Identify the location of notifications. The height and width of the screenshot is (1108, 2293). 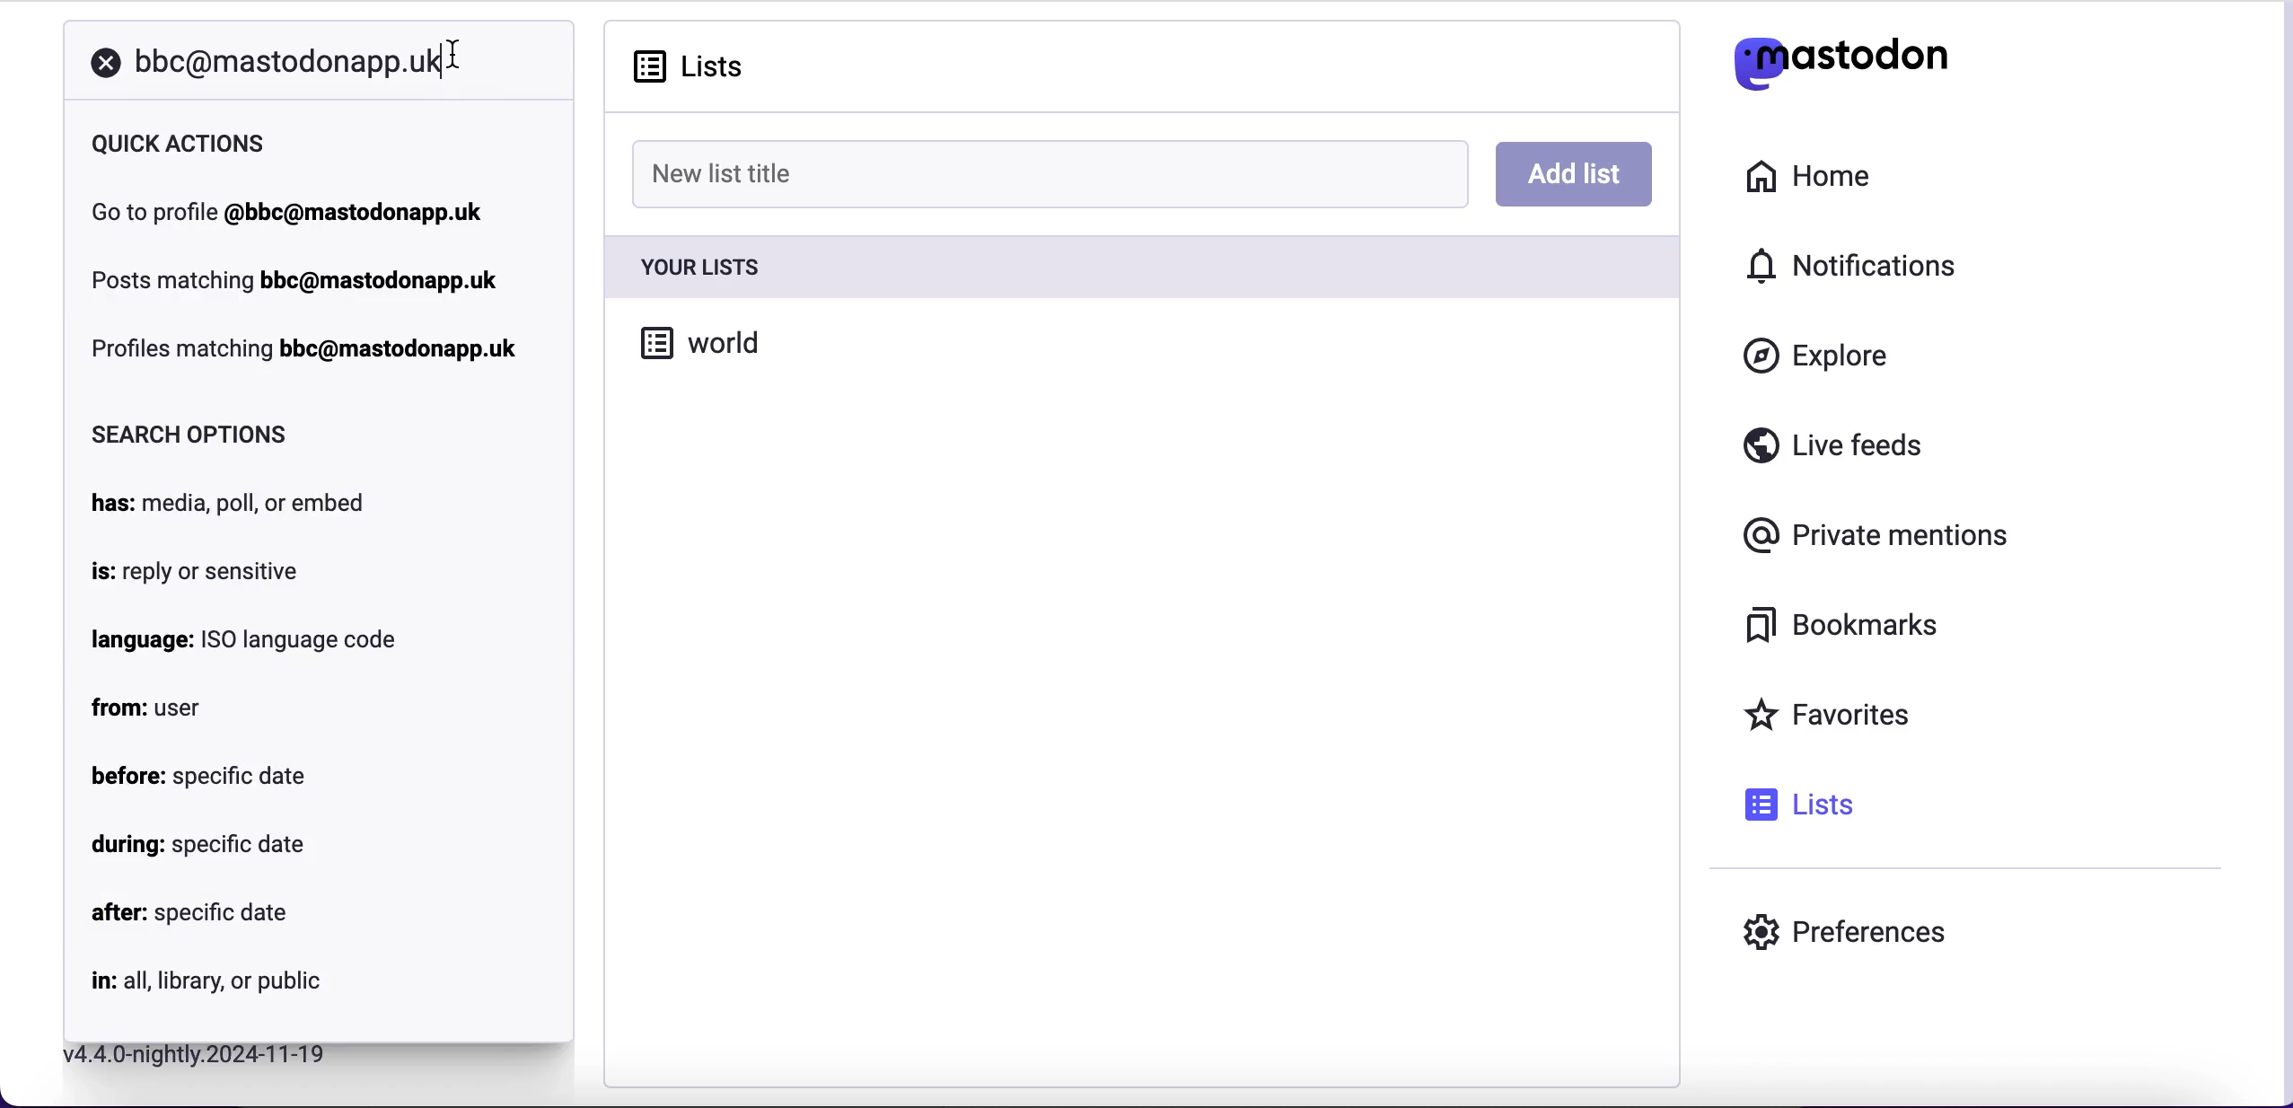
(1860, 265).